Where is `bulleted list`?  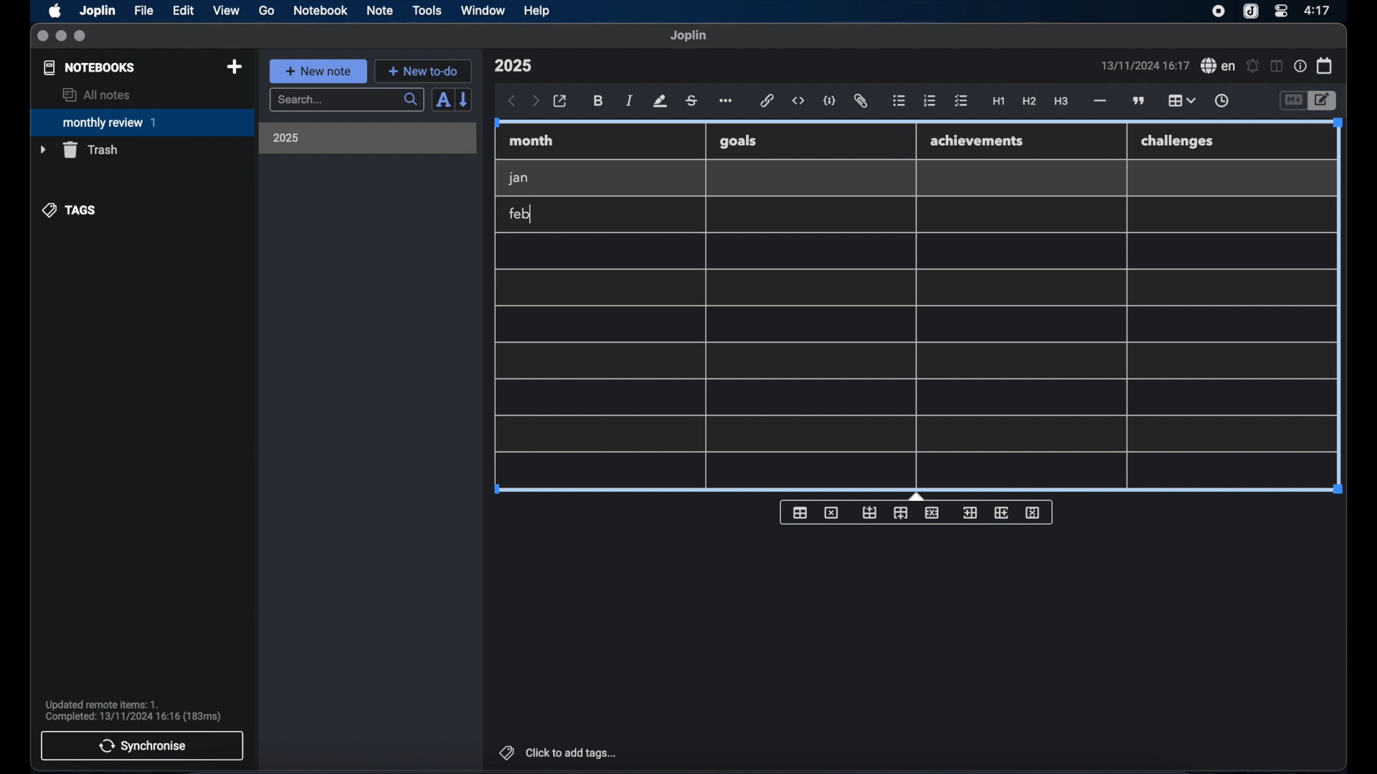 bulleted list is located at coordinates (899, 101).